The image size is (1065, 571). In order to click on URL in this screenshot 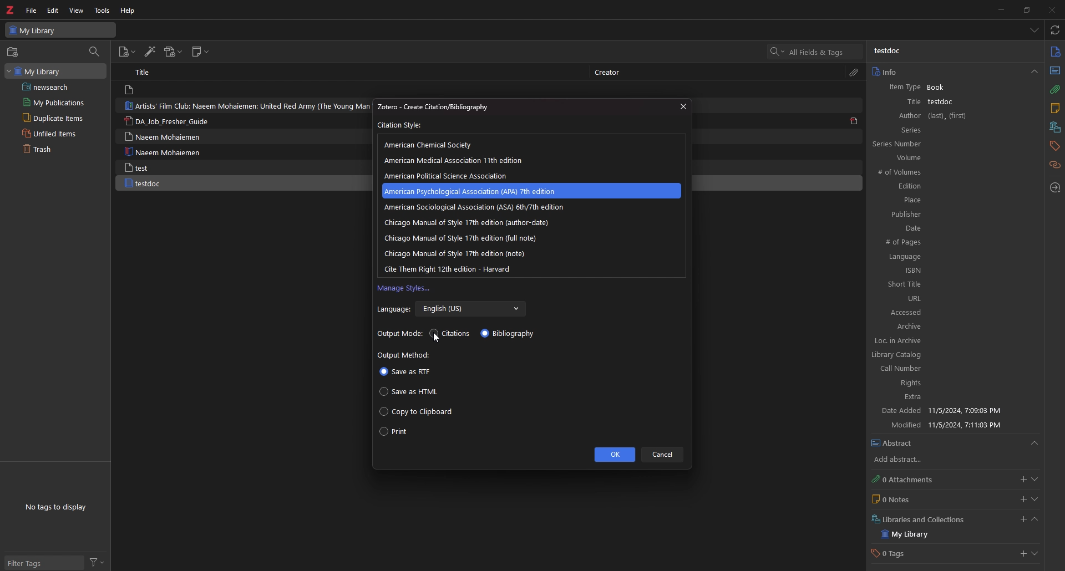, I will do `click(952, 298)`.